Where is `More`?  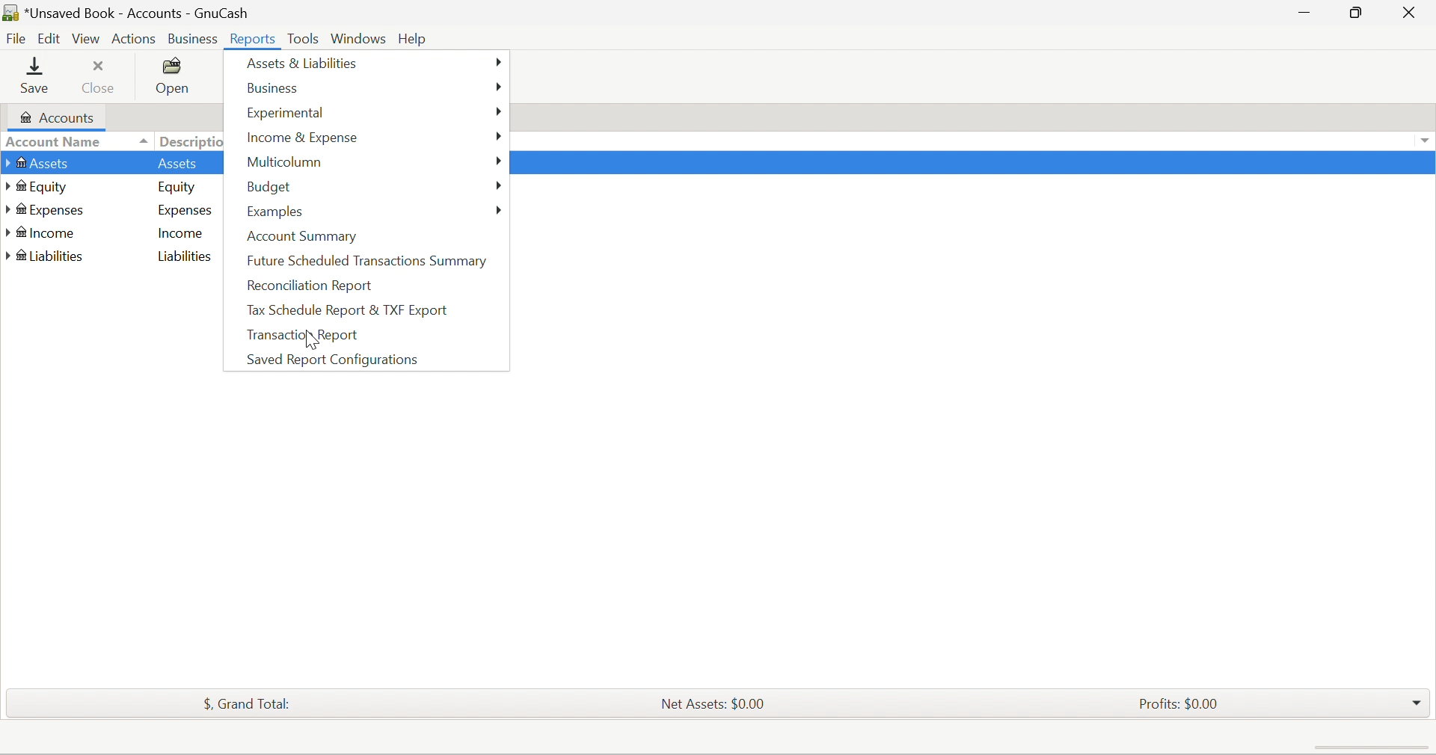 More is located at coordinates (501, 207).